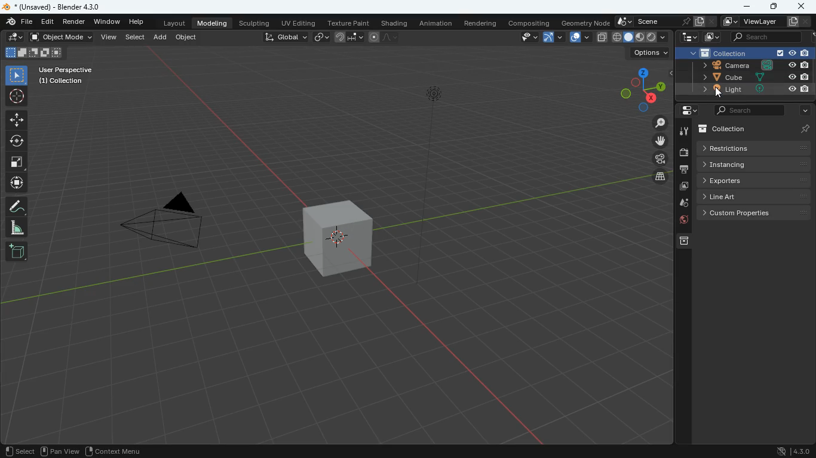 The width and height of the screenshot is (816, 458). What do you see at coordinates (661, 141) in the screenshot?
I see `hand` at bounding box center [661, 141].